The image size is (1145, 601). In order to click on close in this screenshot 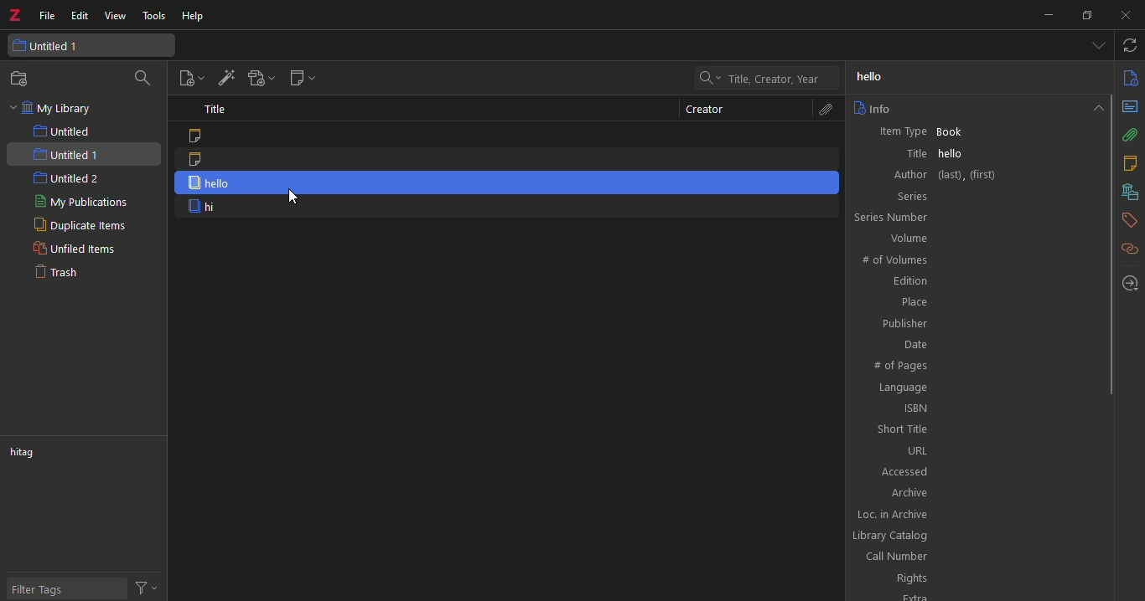, I will do `click(1126, 16)`.